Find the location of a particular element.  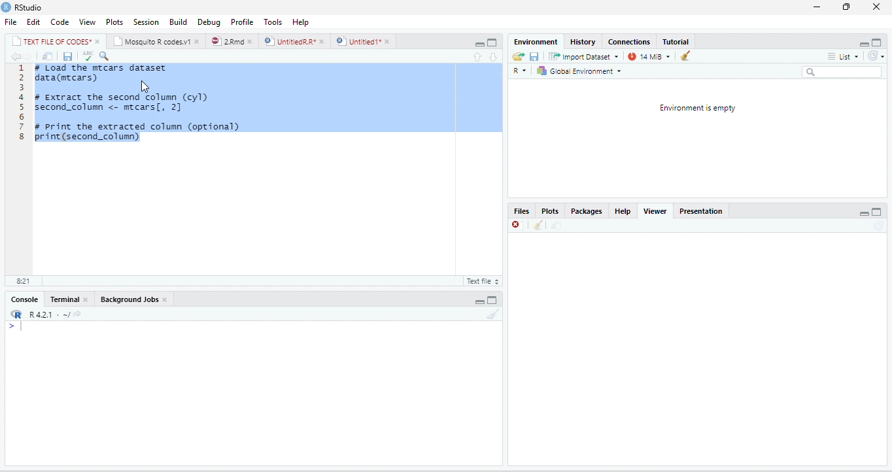

help is located at coordinates (623, 212).